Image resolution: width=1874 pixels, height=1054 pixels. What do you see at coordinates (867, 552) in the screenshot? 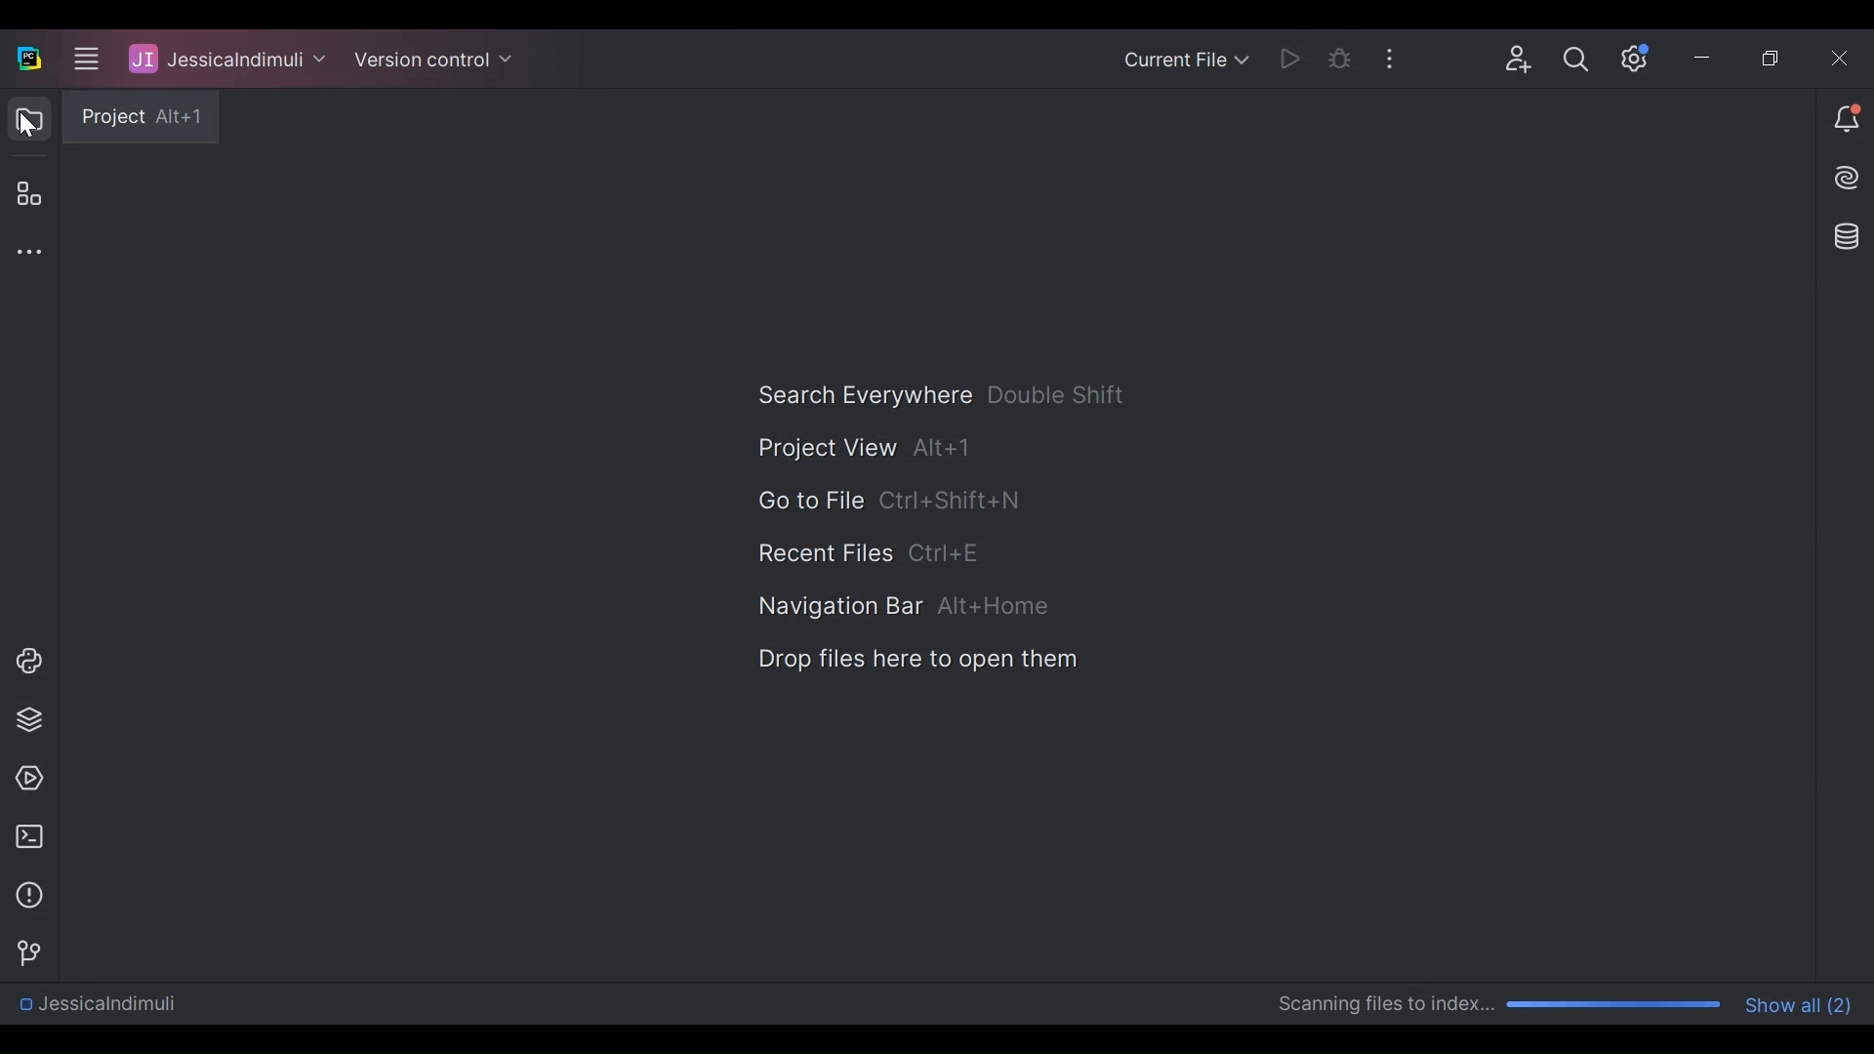
I see `Recent File` at bounding box center [867, 552].